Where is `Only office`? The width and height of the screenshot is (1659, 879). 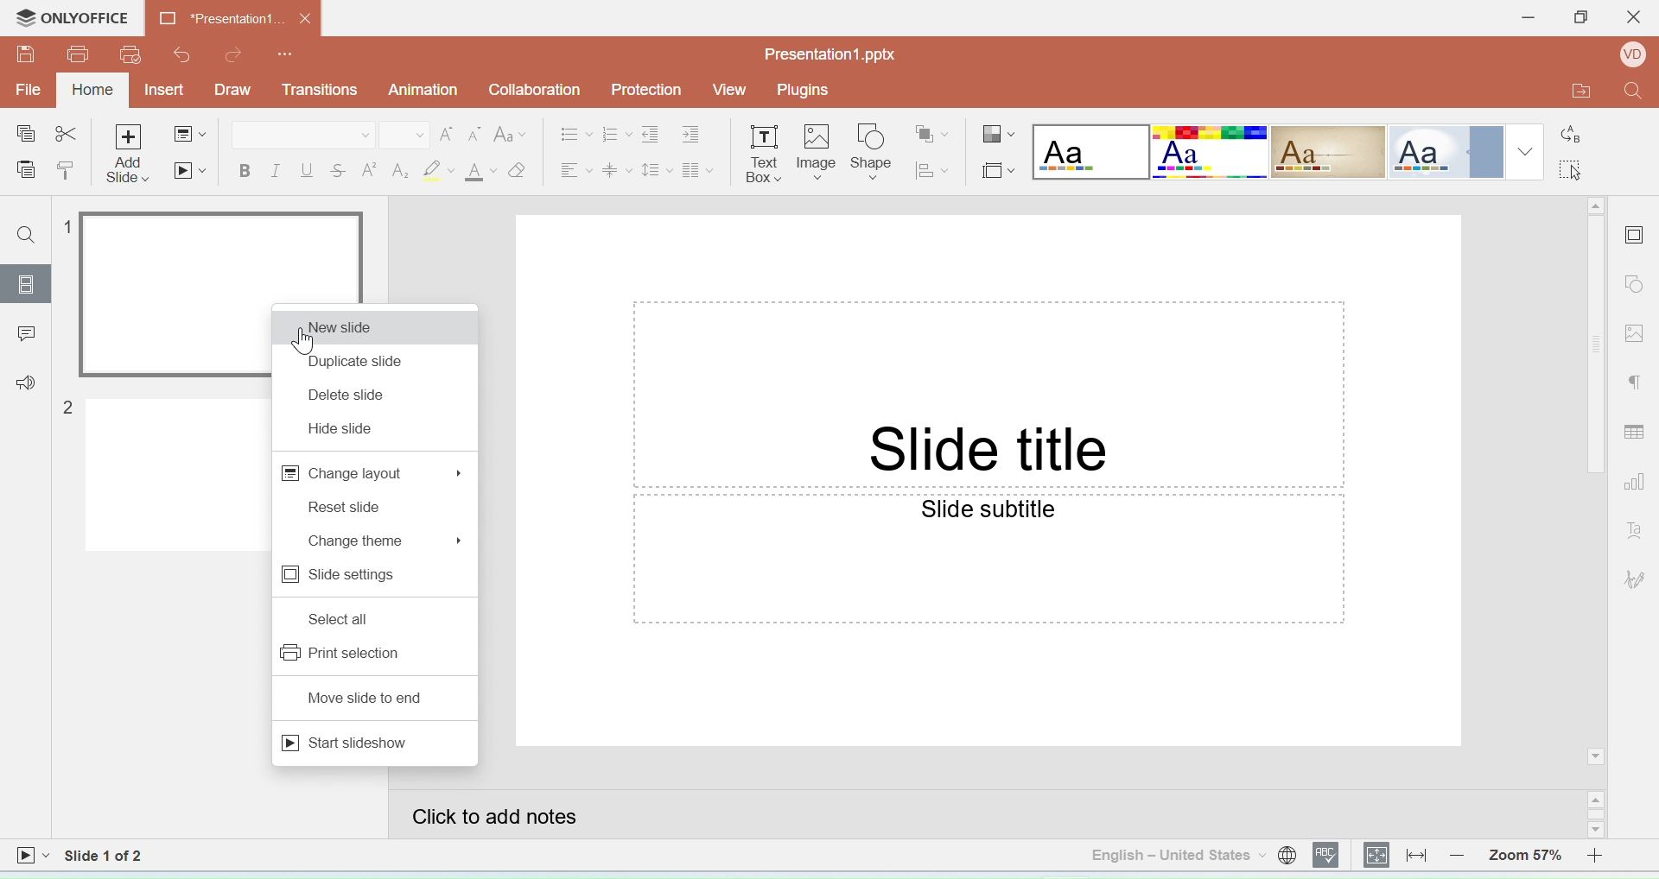 Only office is located at coordinates (74, 19).